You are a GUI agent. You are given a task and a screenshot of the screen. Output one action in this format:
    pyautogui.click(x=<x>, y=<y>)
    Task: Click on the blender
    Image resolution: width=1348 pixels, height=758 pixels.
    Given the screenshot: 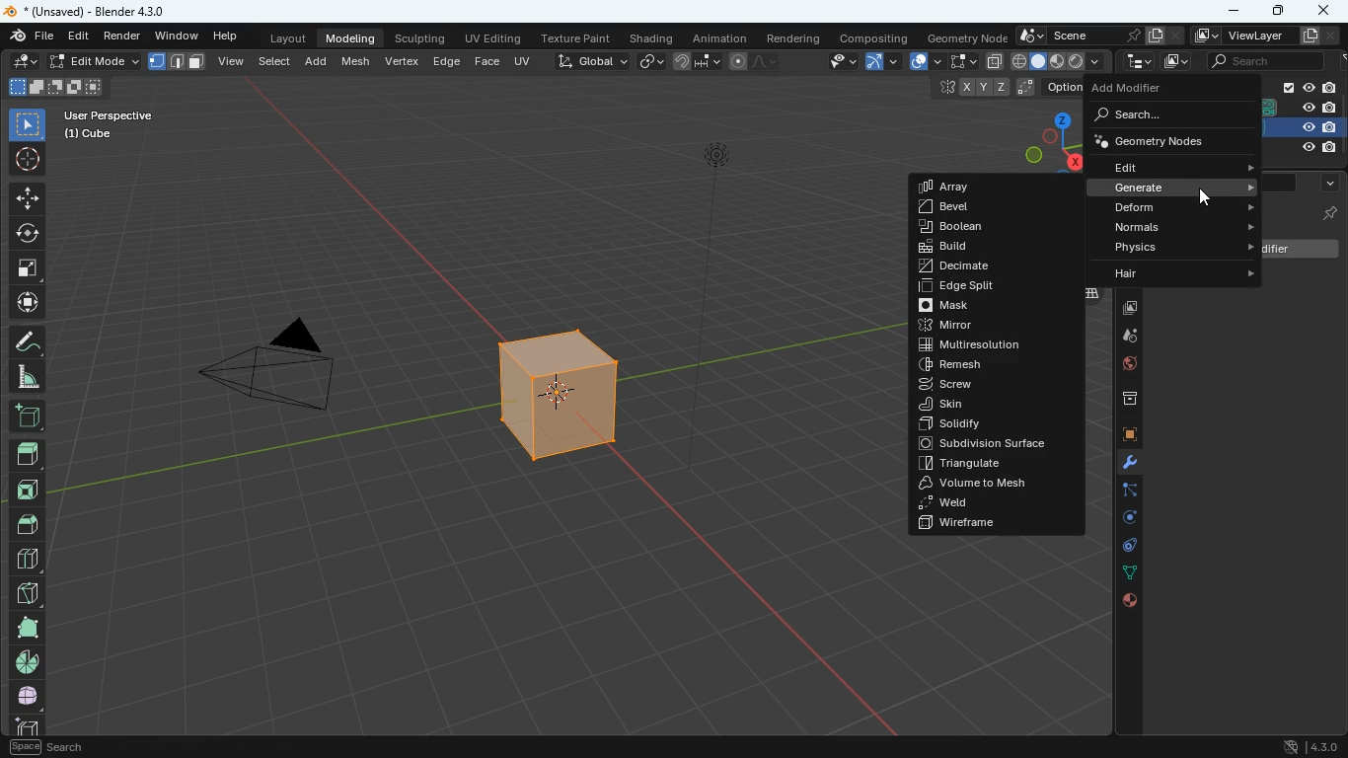 What is the action you would take?
    pyautogui.click(x=86, y=11)
    